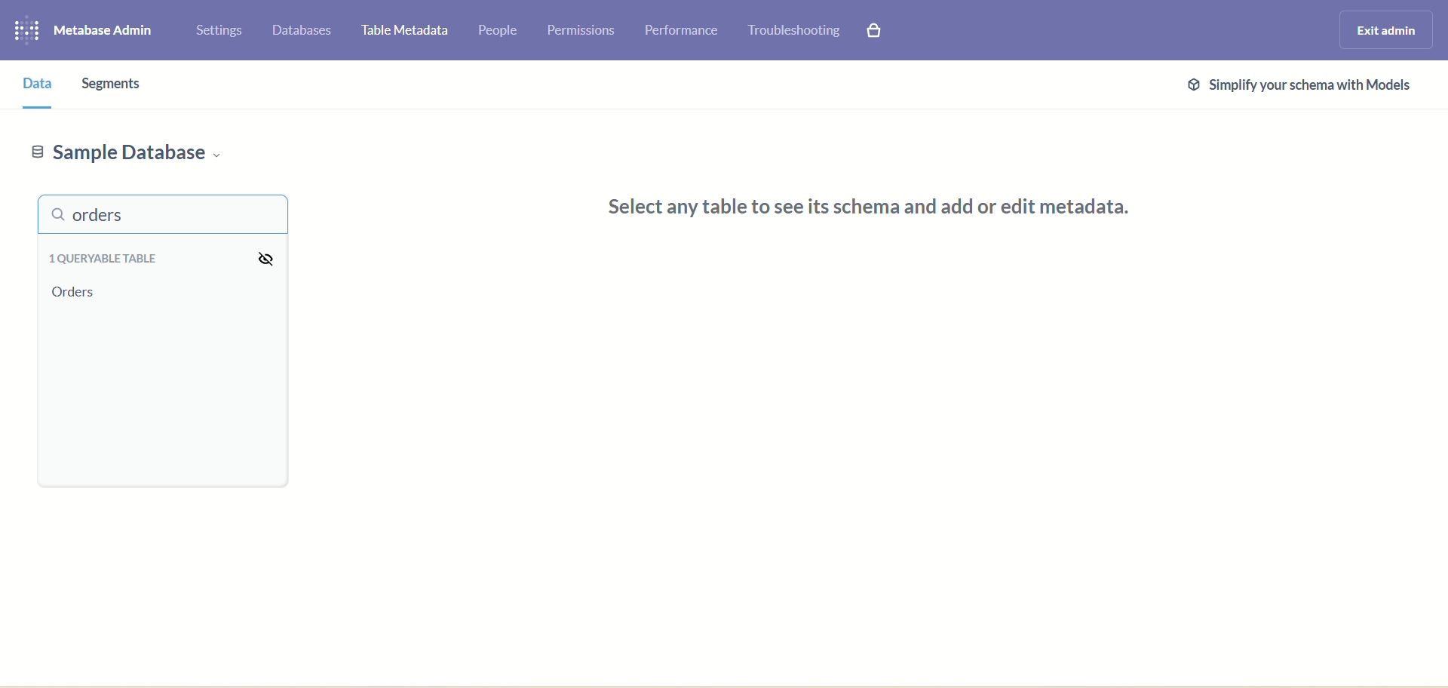 The width and height of the screenshot is (1448, 688). I want to click on people, so click(496, 30).